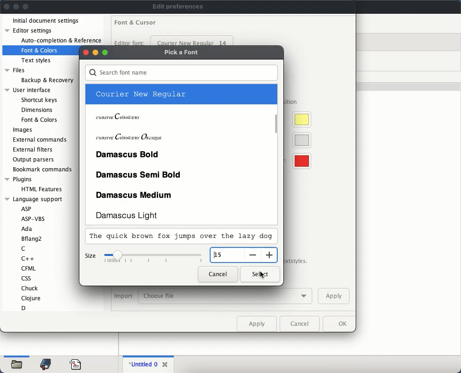 The width and height of the screenshot is (461, 373). What do you see at coordinates (130, 42) in the screenshot?
I see `editor font` at bounding box center [130, 42].